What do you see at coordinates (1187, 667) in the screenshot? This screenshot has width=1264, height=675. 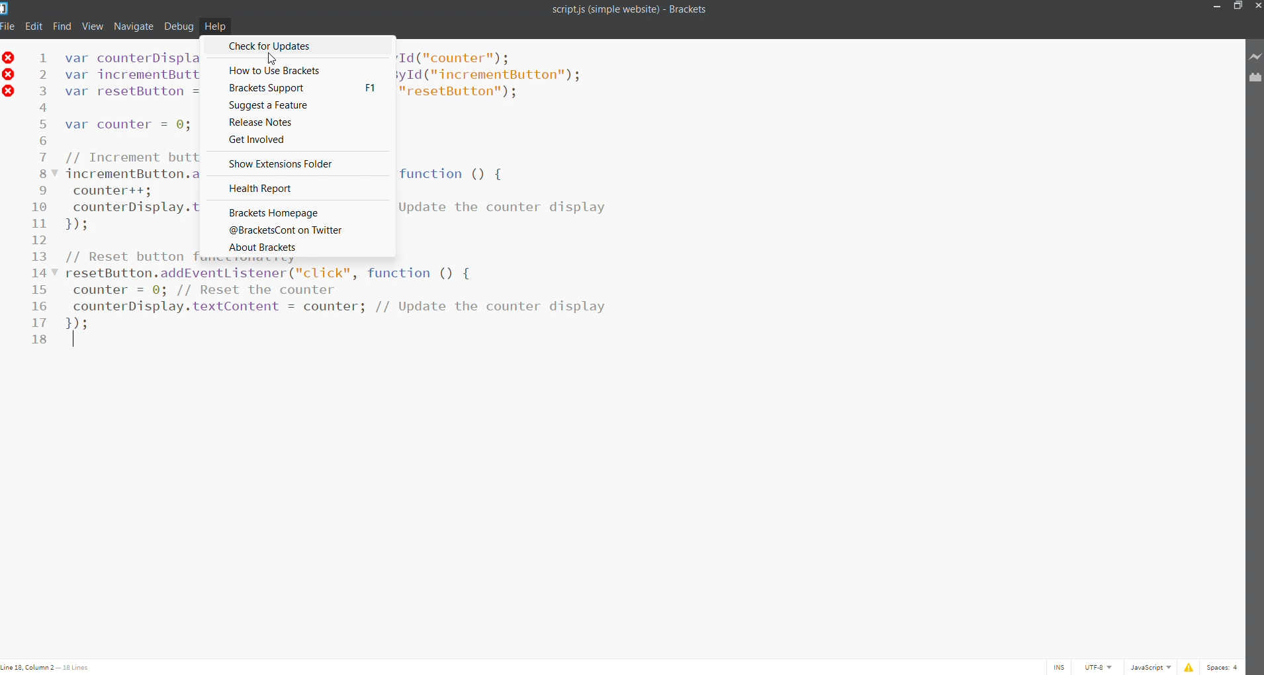 I see `error display` at bounding box center [1187, 667].